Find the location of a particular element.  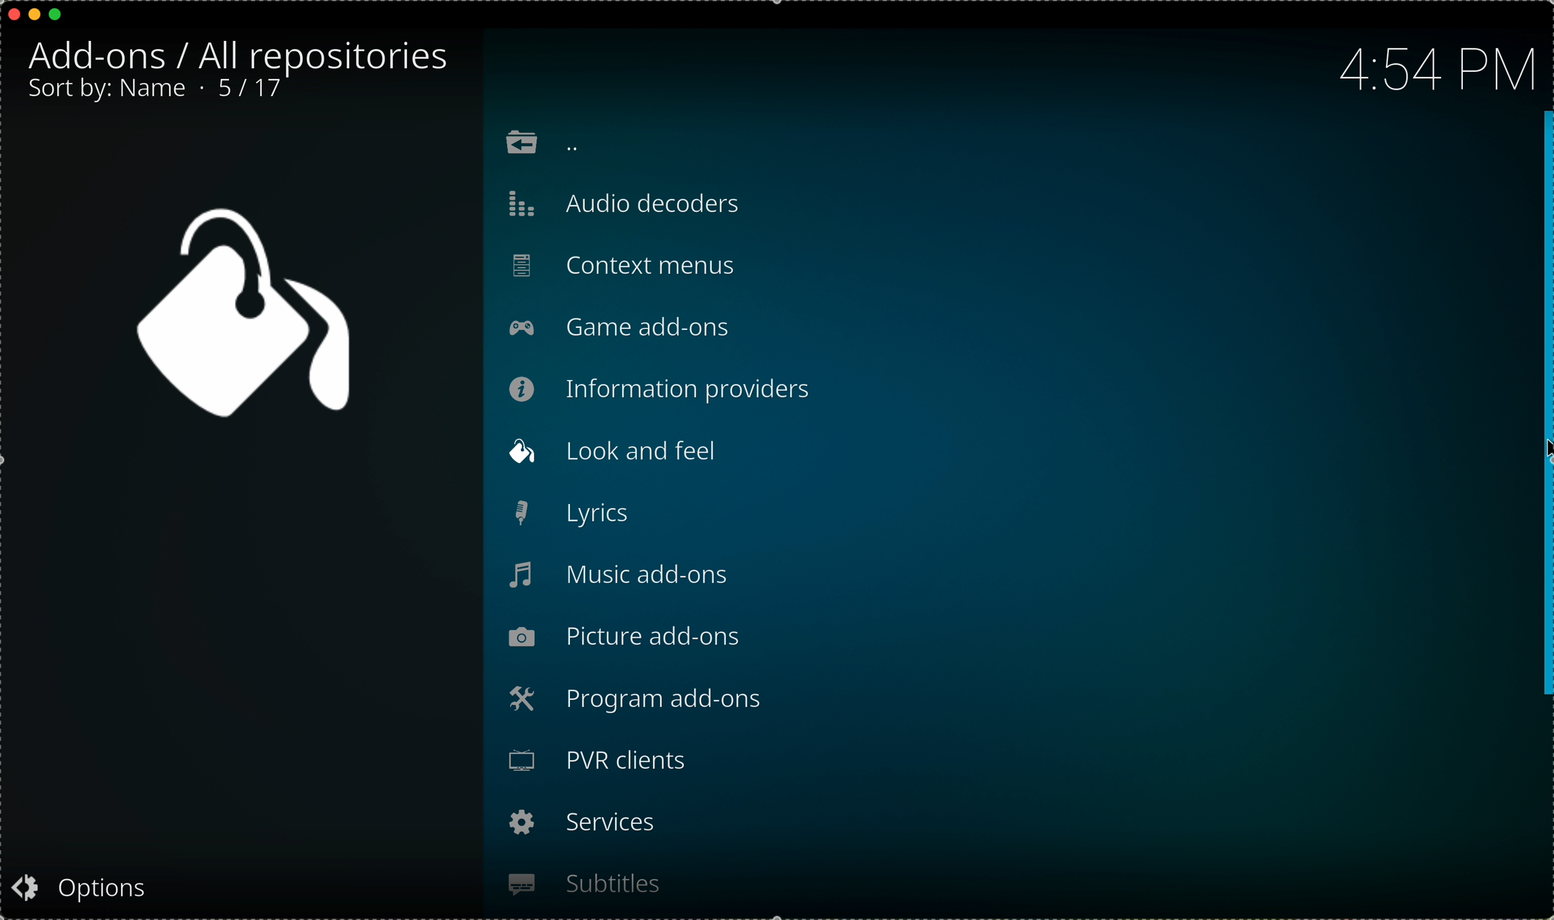

close is located at coordinates (10, 14).